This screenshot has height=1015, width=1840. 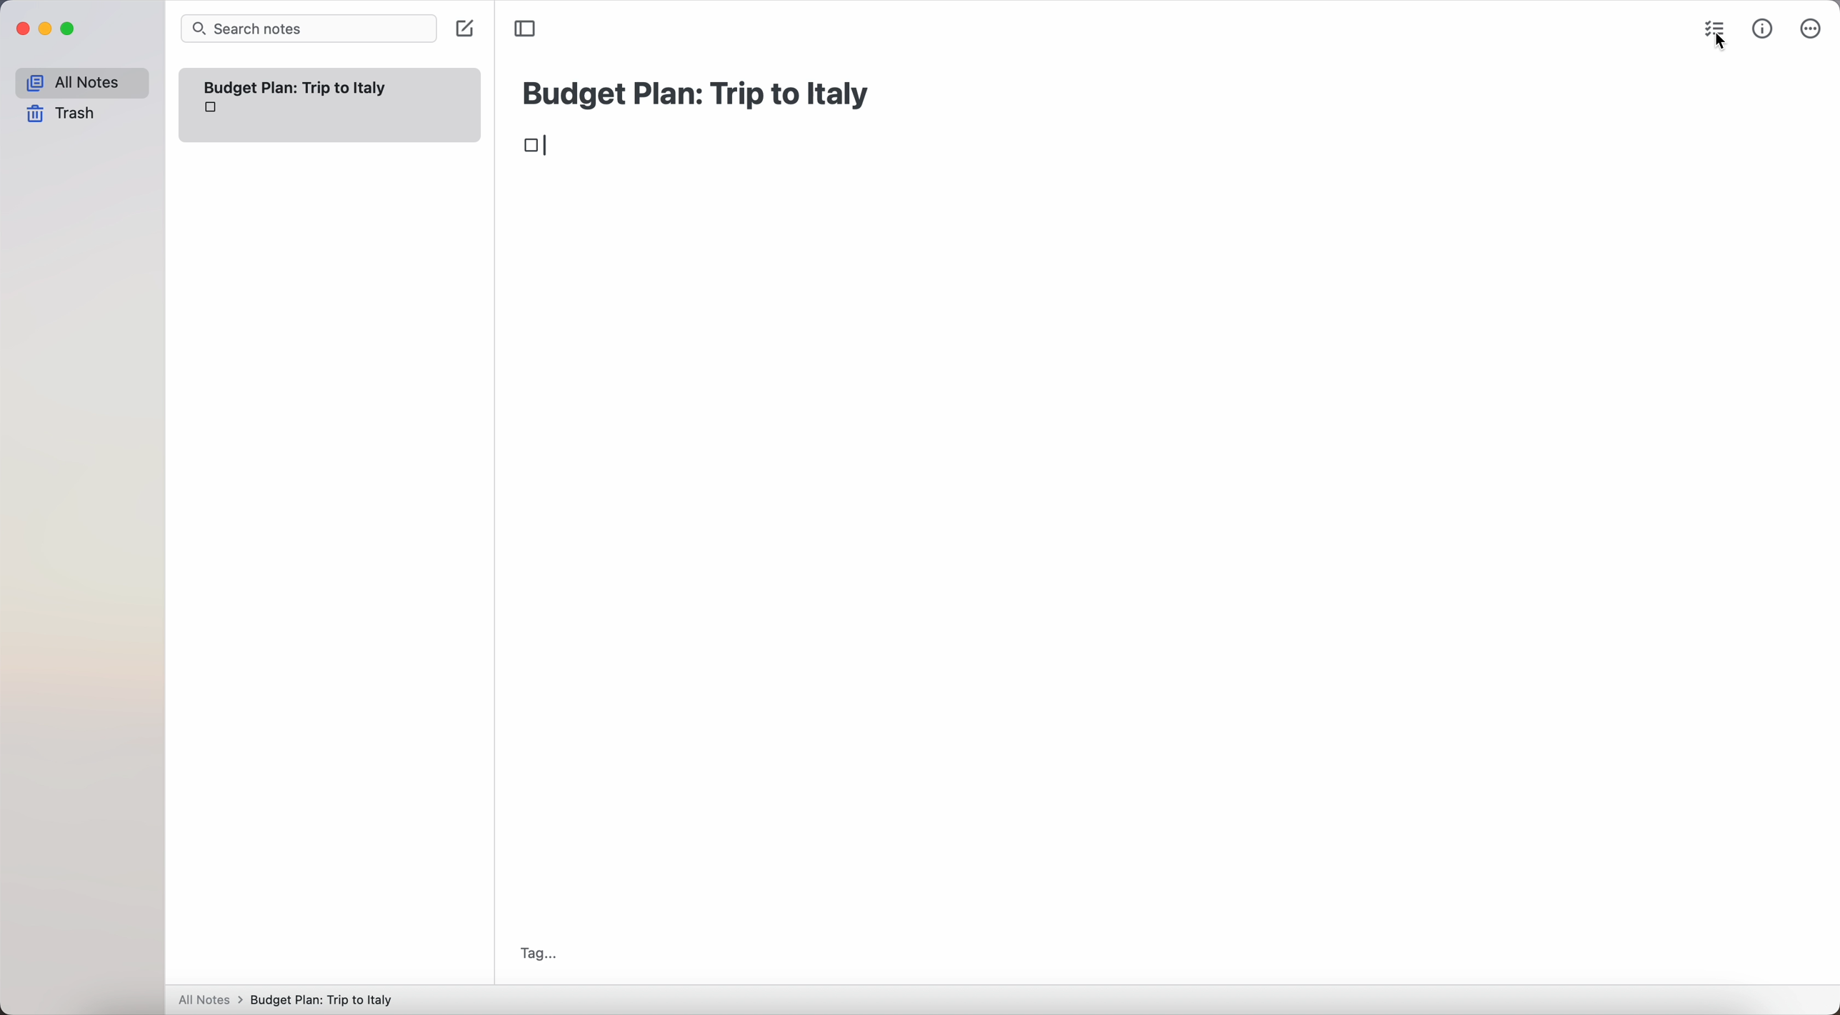 What do you see at coordinates (1811, 29) in the screenshot?
I see `more options` at bounding box center [1811, 29].